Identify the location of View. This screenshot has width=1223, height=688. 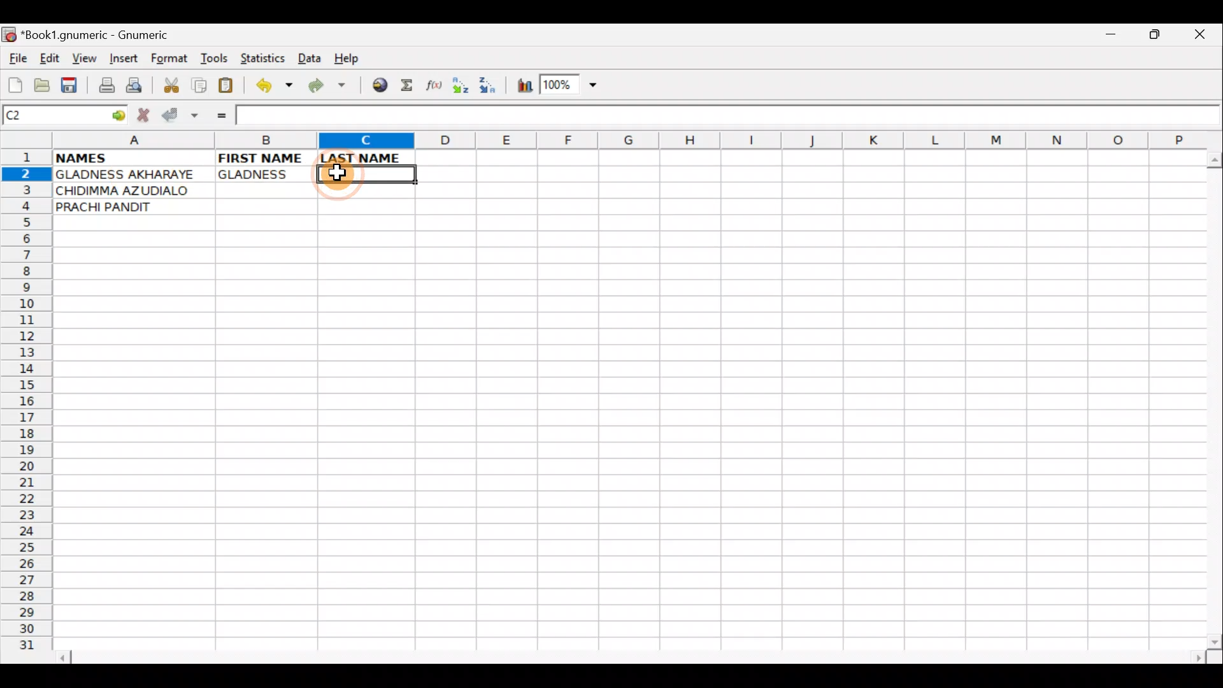
(81, 58).